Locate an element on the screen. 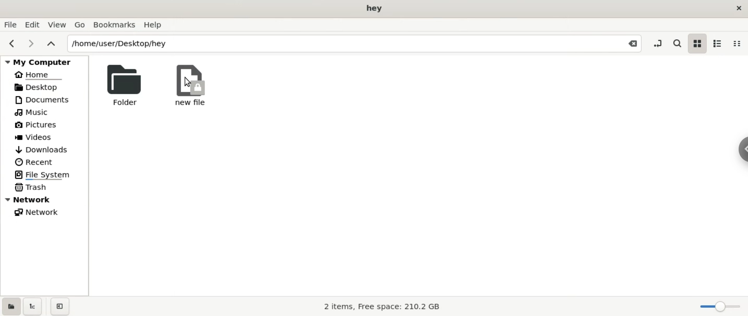 This screenshot has height=316, width=748. File is located at coordinates (11, 25).